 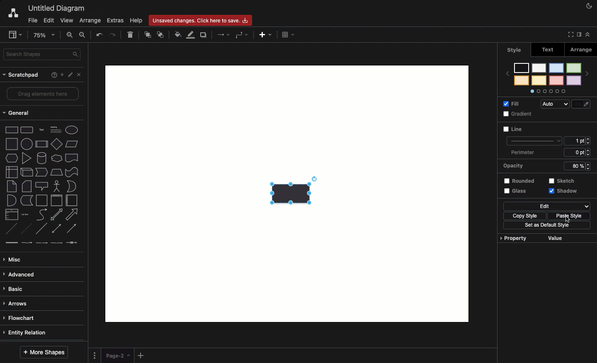 I want to click on color 8, so click(x=521, y=80).